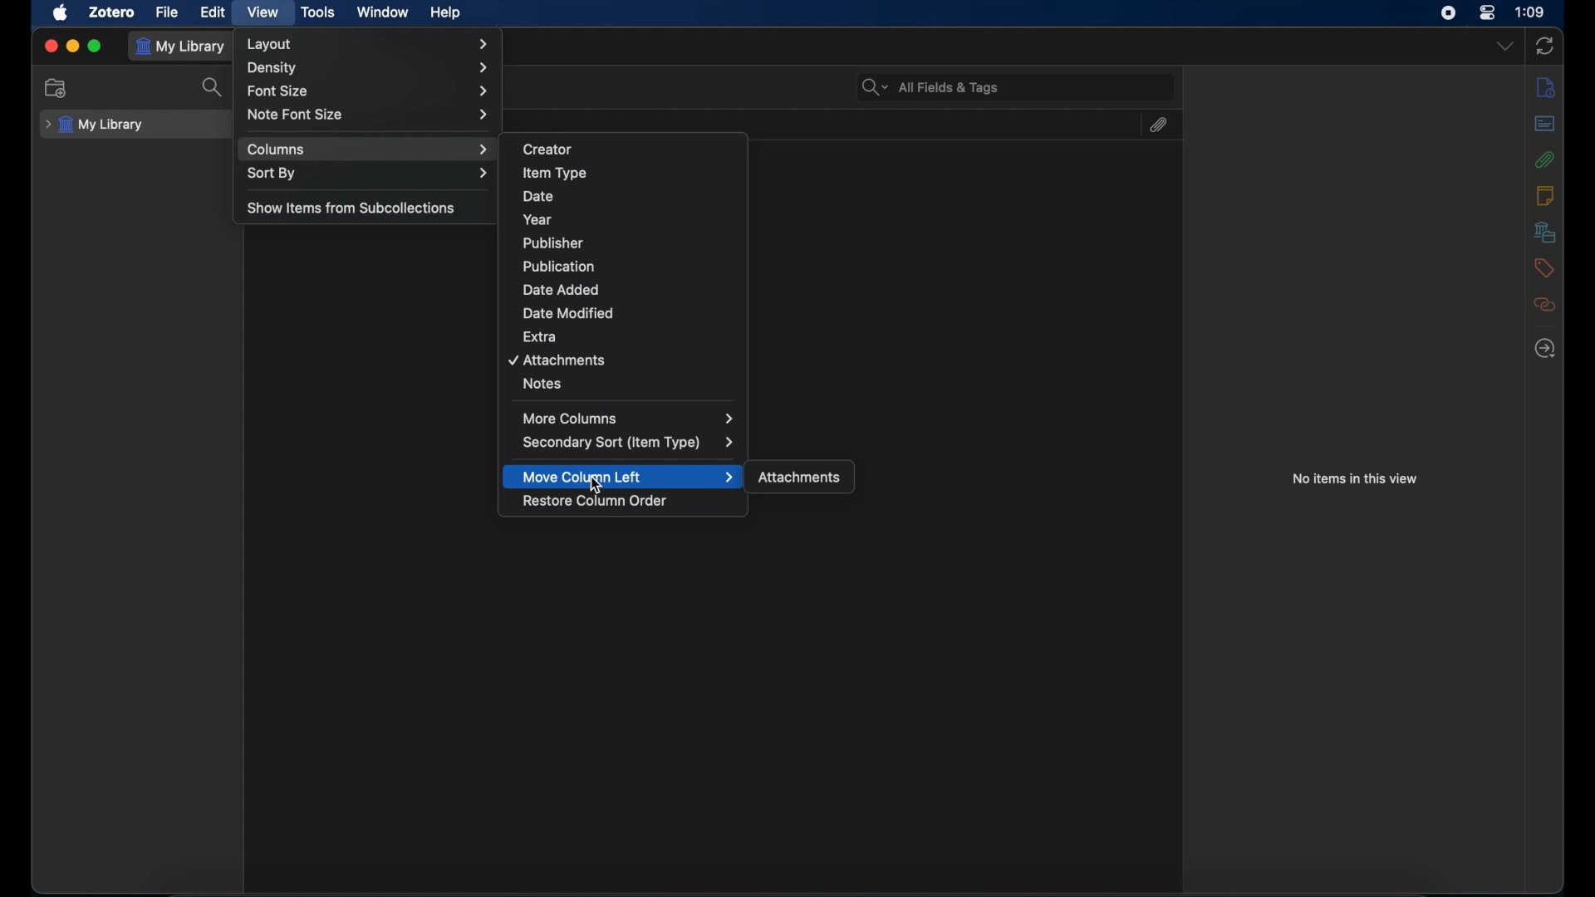 The width and height of the screenshot is (1595, 897). I want to click on edit, so click(214, 12).